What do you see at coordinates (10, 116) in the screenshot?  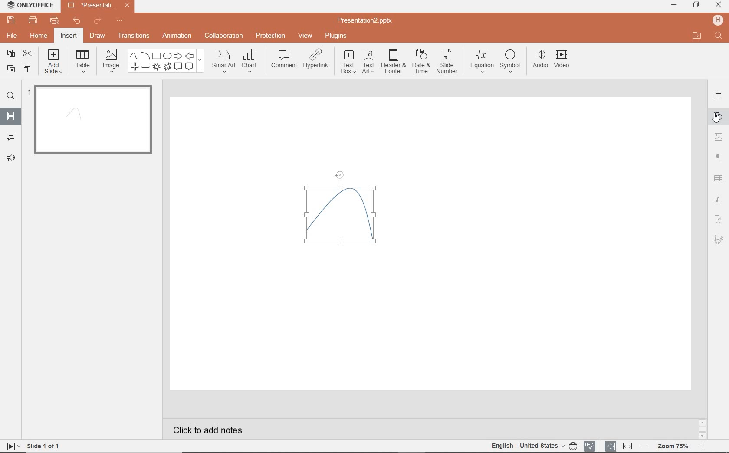 I see `SLIDES` at bounding box center [10, 116].